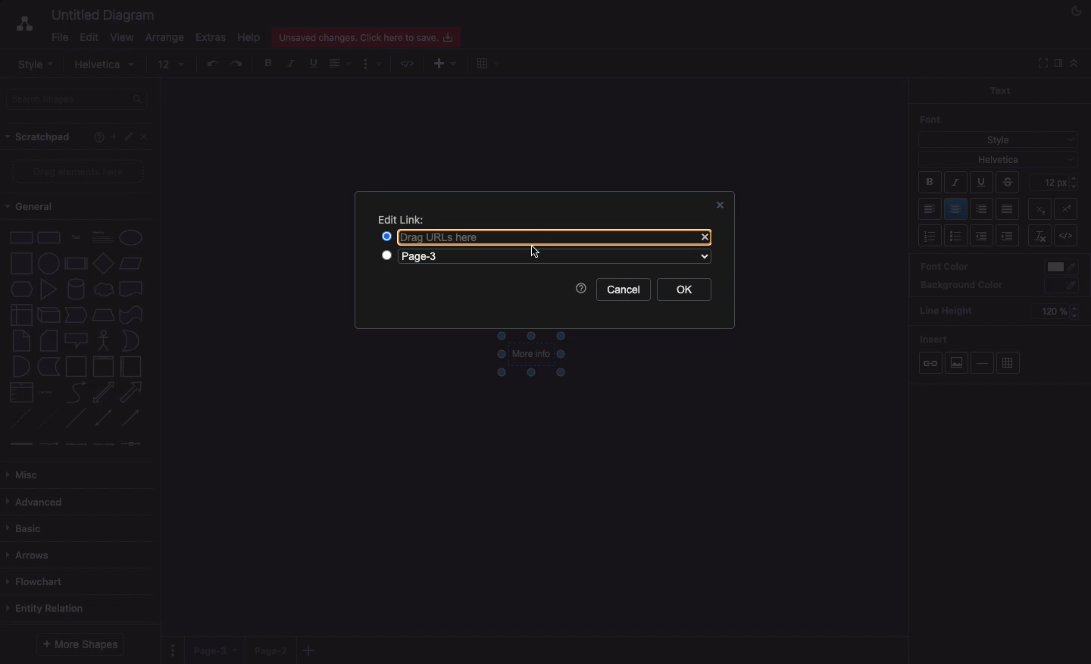 Image resolution: width=1091 pixels, height=664 pixels. I want to click on Center aligned, so click(957, 209).